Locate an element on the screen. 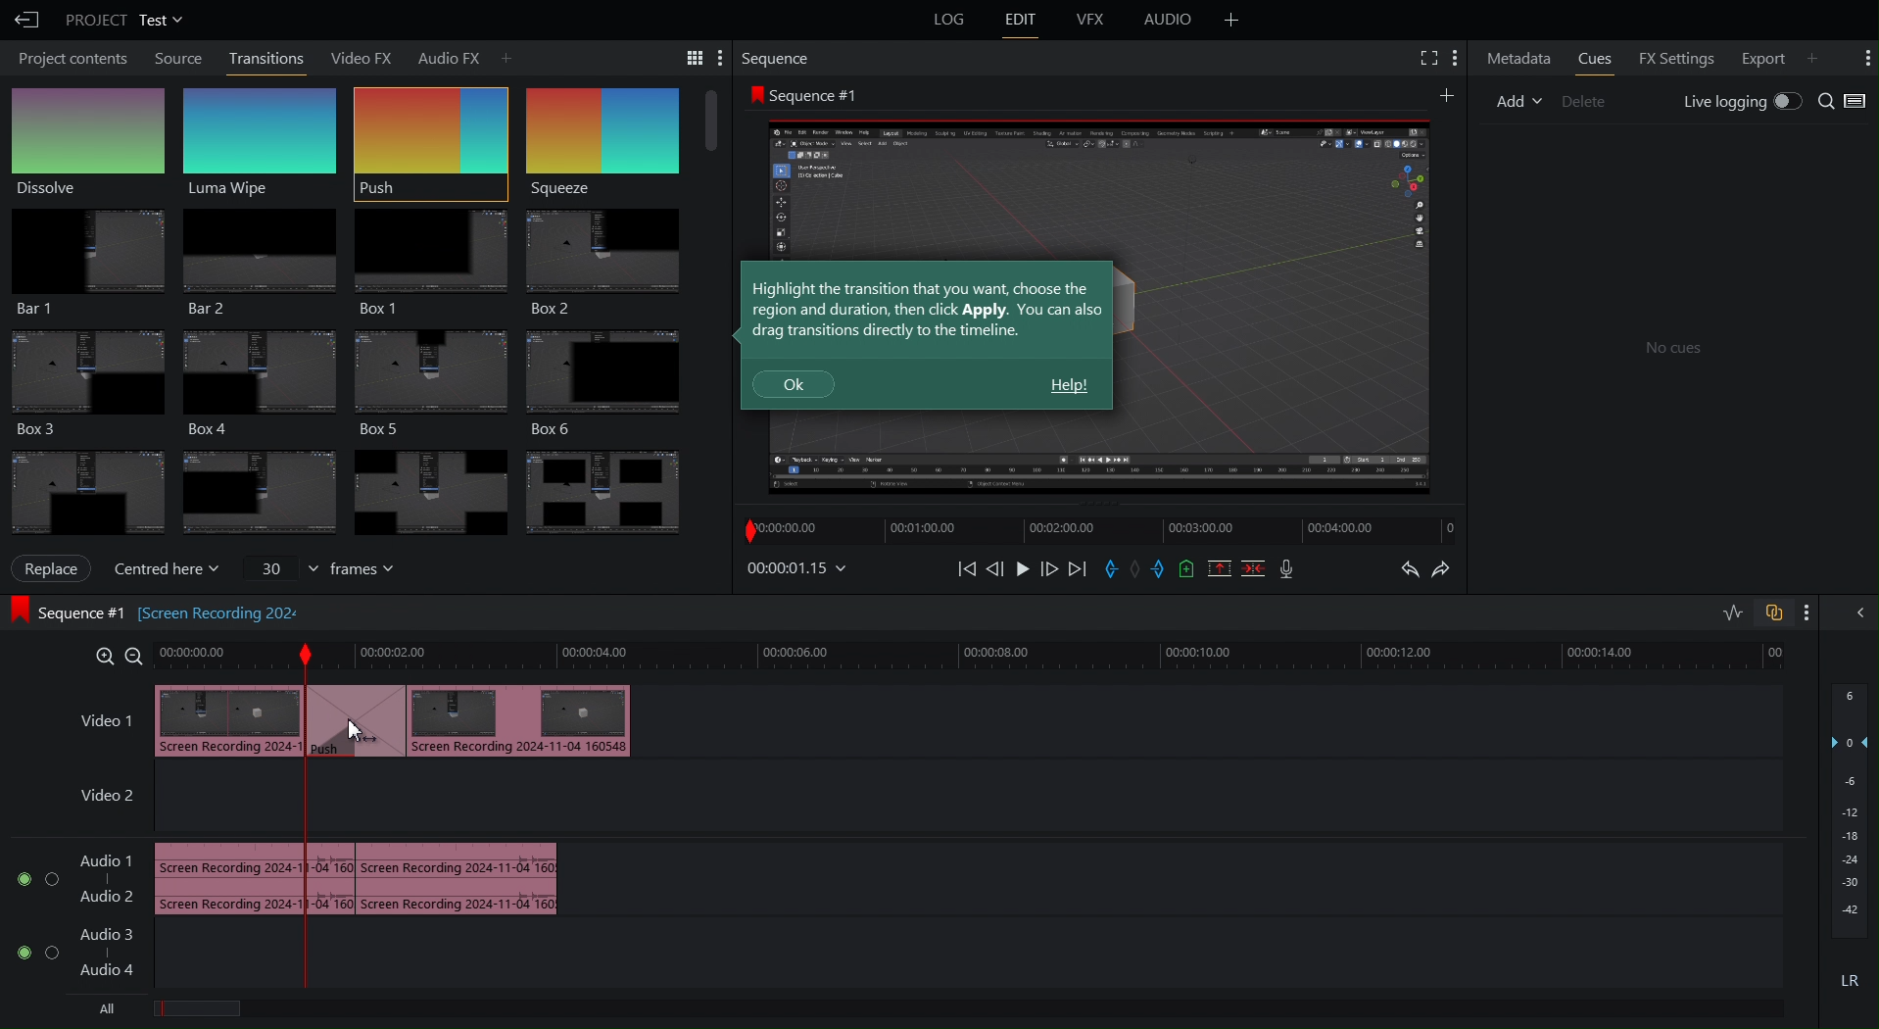  value is located at coordinates (279, 565).